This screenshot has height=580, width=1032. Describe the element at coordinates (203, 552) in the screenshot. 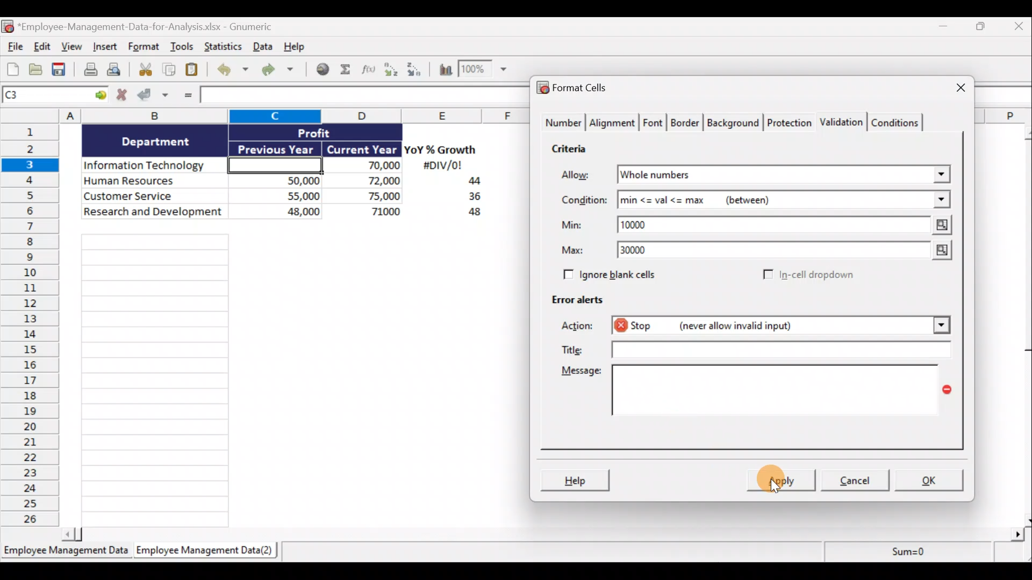

I see `Employee Management Data(2)` at that location.